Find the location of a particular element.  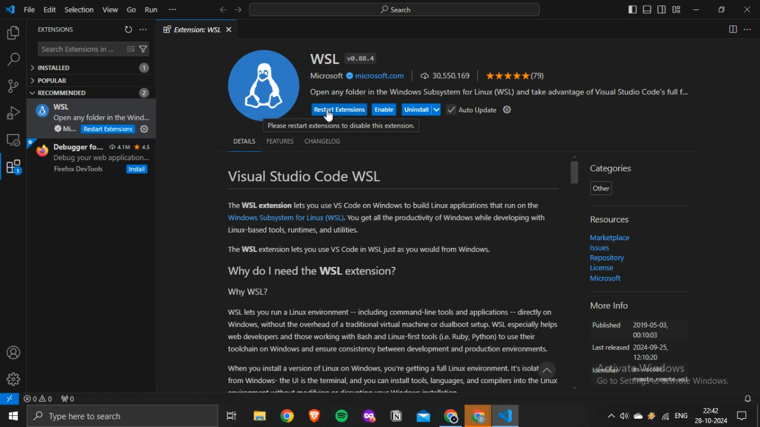

explorer is located at coordinates (12, 33).